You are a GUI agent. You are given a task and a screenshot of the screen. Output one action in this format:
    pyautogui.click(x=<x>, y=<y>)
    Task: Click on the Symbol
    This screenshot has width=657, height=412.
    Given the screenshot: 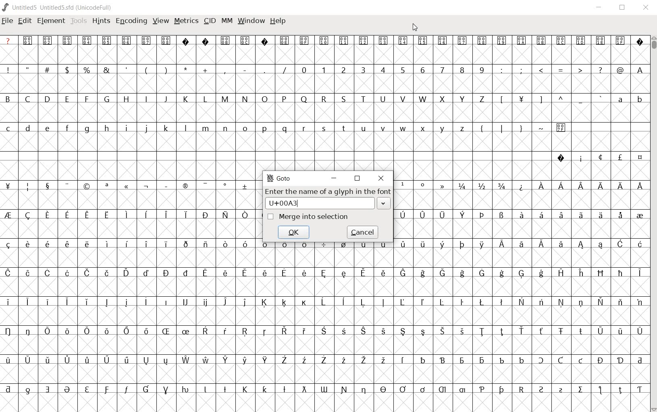 What is the action you would take?
    pyautogui.click(x=67, y=274)
    